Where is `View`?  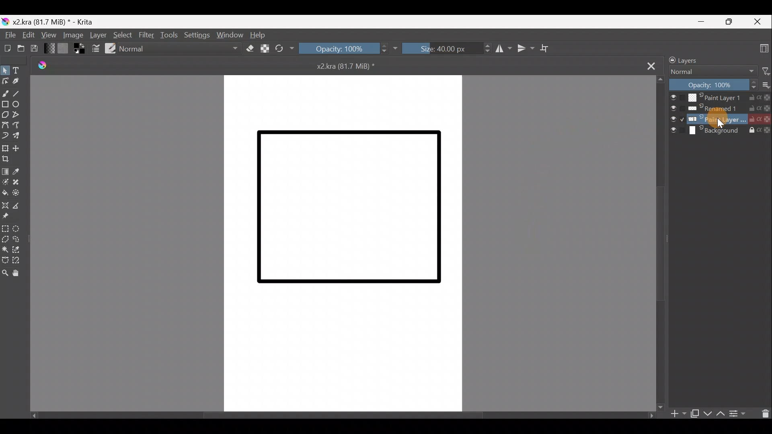 View is located at coordinates (47, 34).